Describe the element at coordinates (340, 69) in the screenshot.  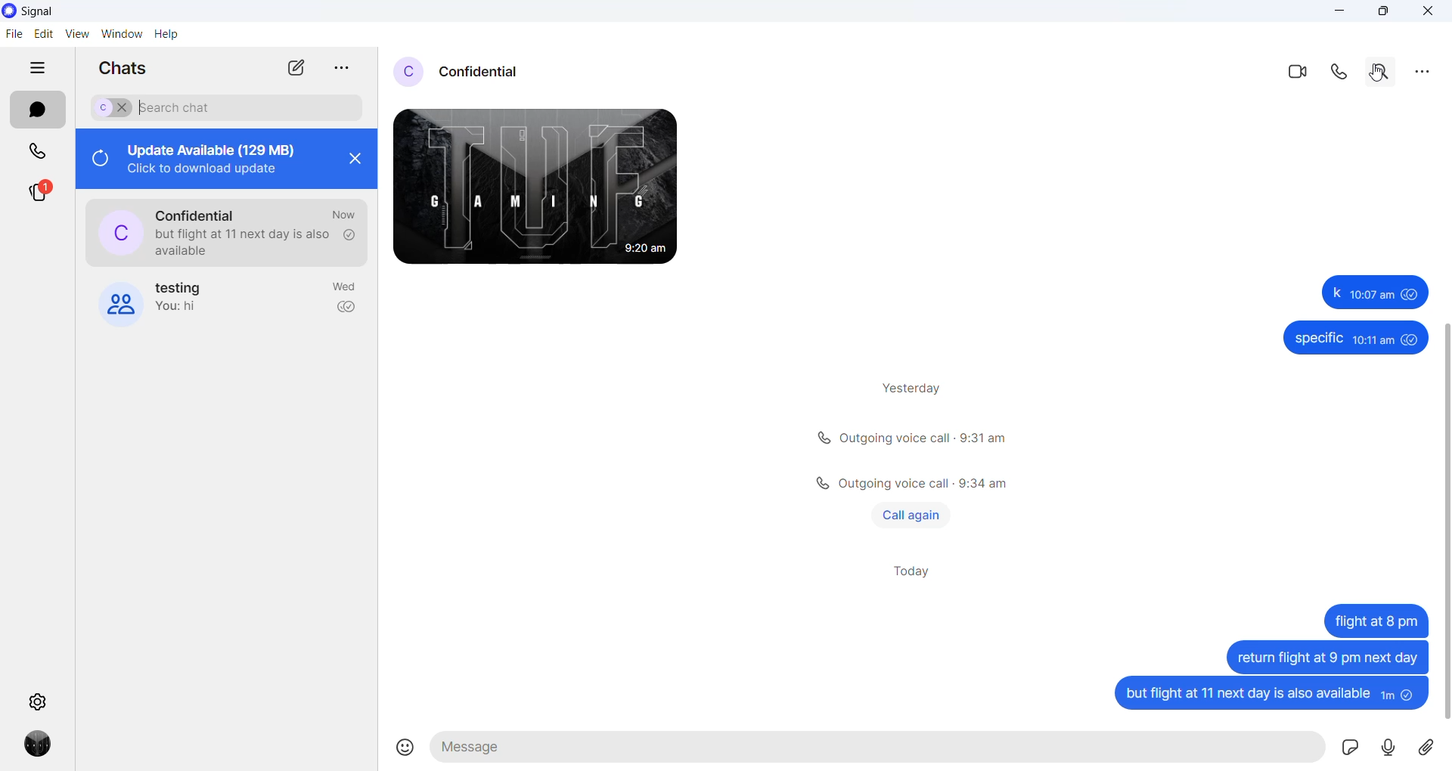
I see `close tab` at that location.